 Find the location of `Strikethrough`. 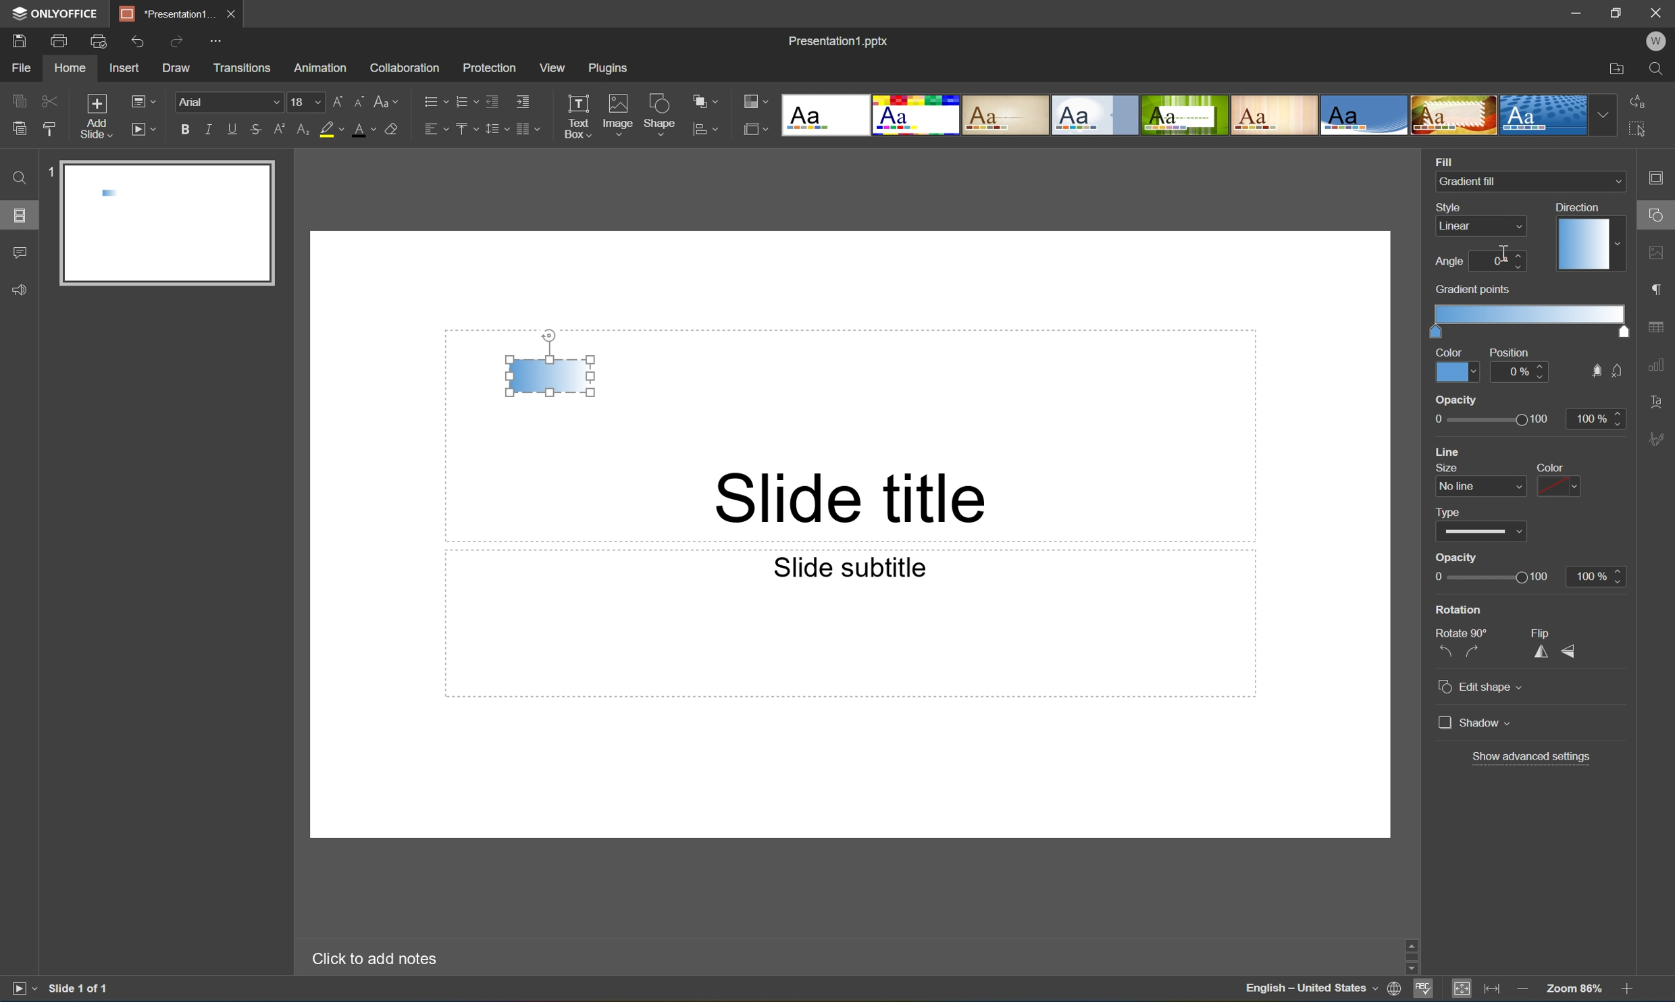

Strikethrough is located at coordinates (255, 130).